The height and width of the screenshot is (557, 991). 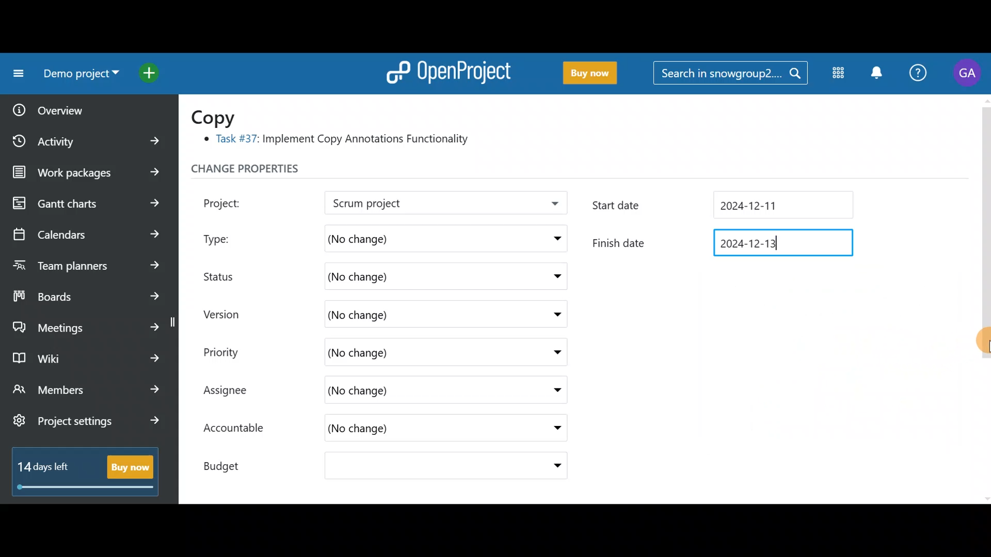 I want to click on (No change), so click(x=390, y=352).